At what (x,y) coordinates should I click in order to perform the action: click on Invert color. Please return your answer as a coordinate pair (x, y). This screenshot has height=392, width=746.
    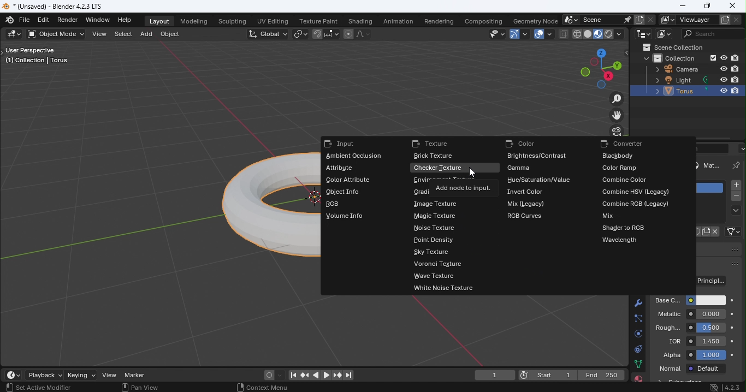
    Looking at the image, I should click on (529, 192).